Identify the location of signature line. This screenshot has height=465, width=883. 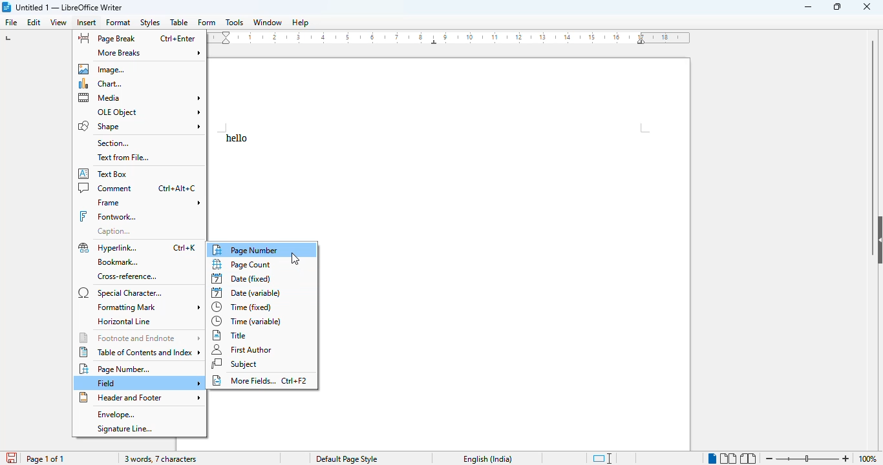
(127, 429).